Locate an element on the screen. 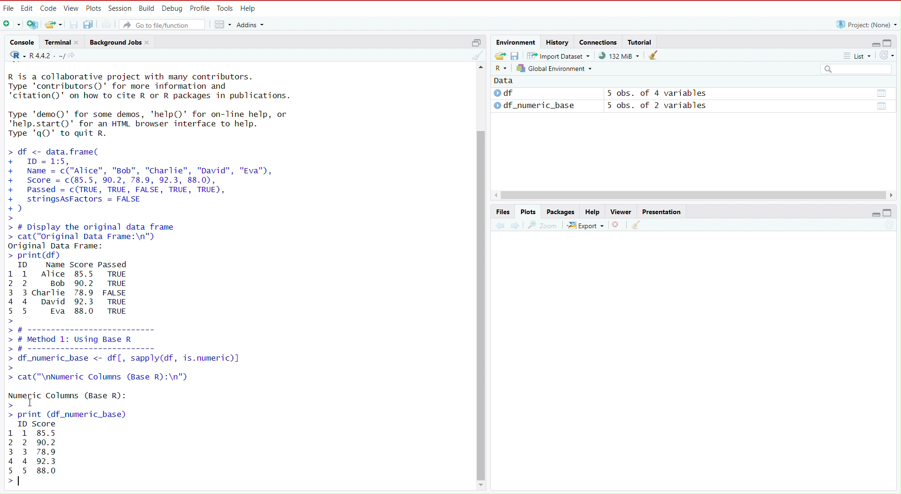  clear all plots is located at coordinates (637, 226).